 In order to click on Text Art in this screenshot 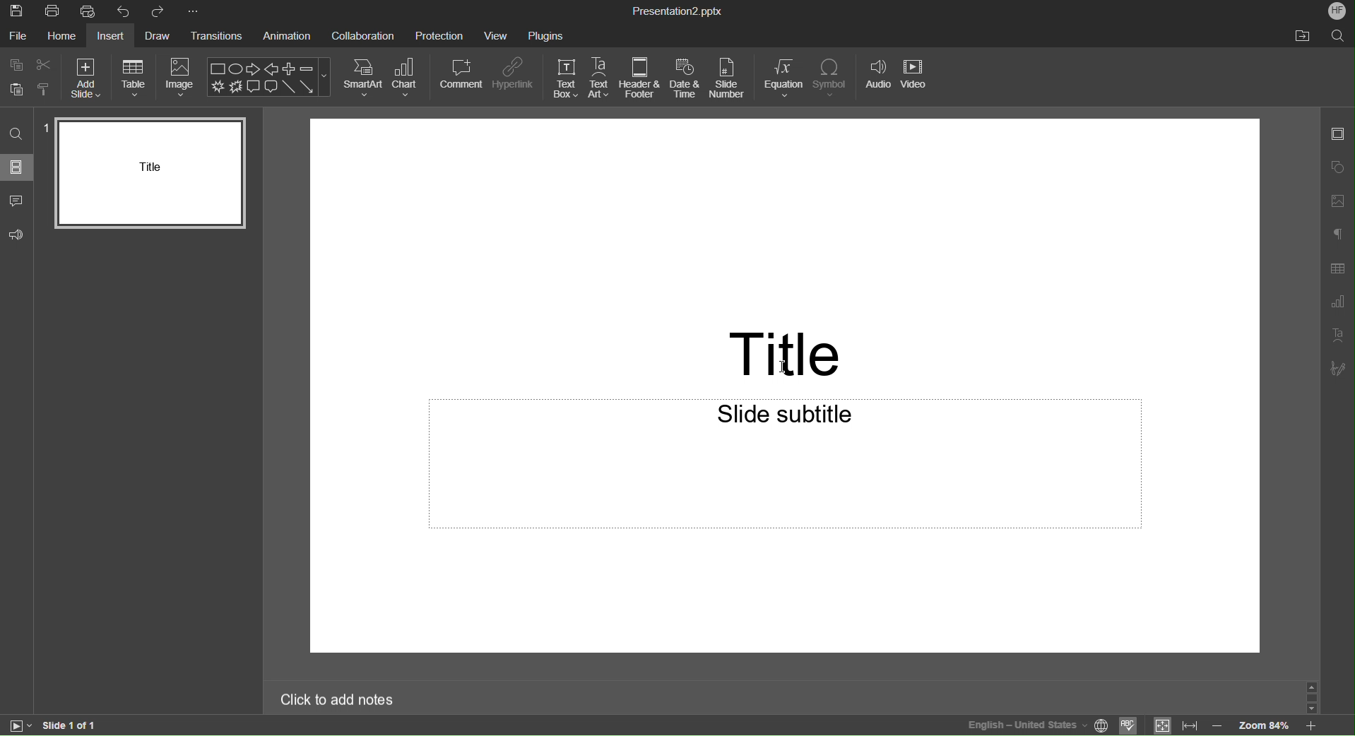, I will do `click(601, 78)`.